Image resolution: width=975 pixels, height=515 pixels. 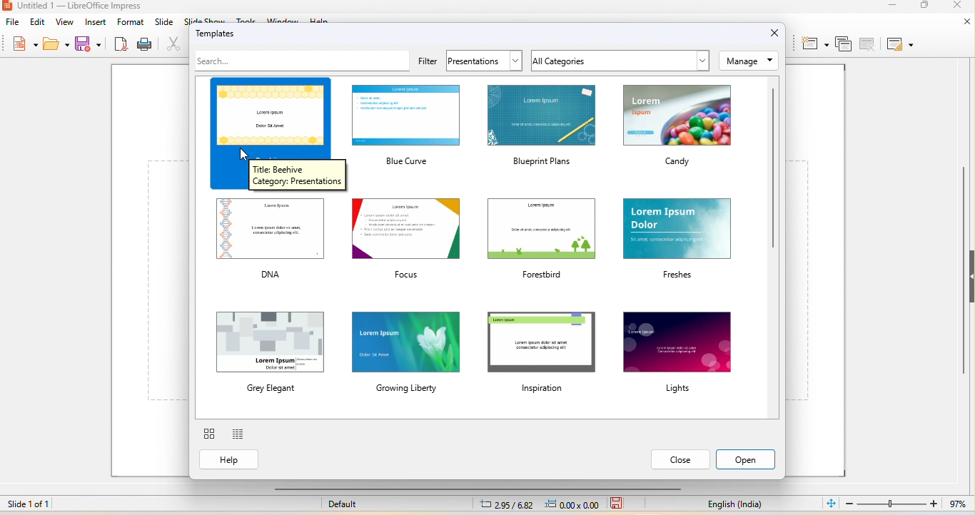 I want to click on all categories, so click(x=620, y=61).